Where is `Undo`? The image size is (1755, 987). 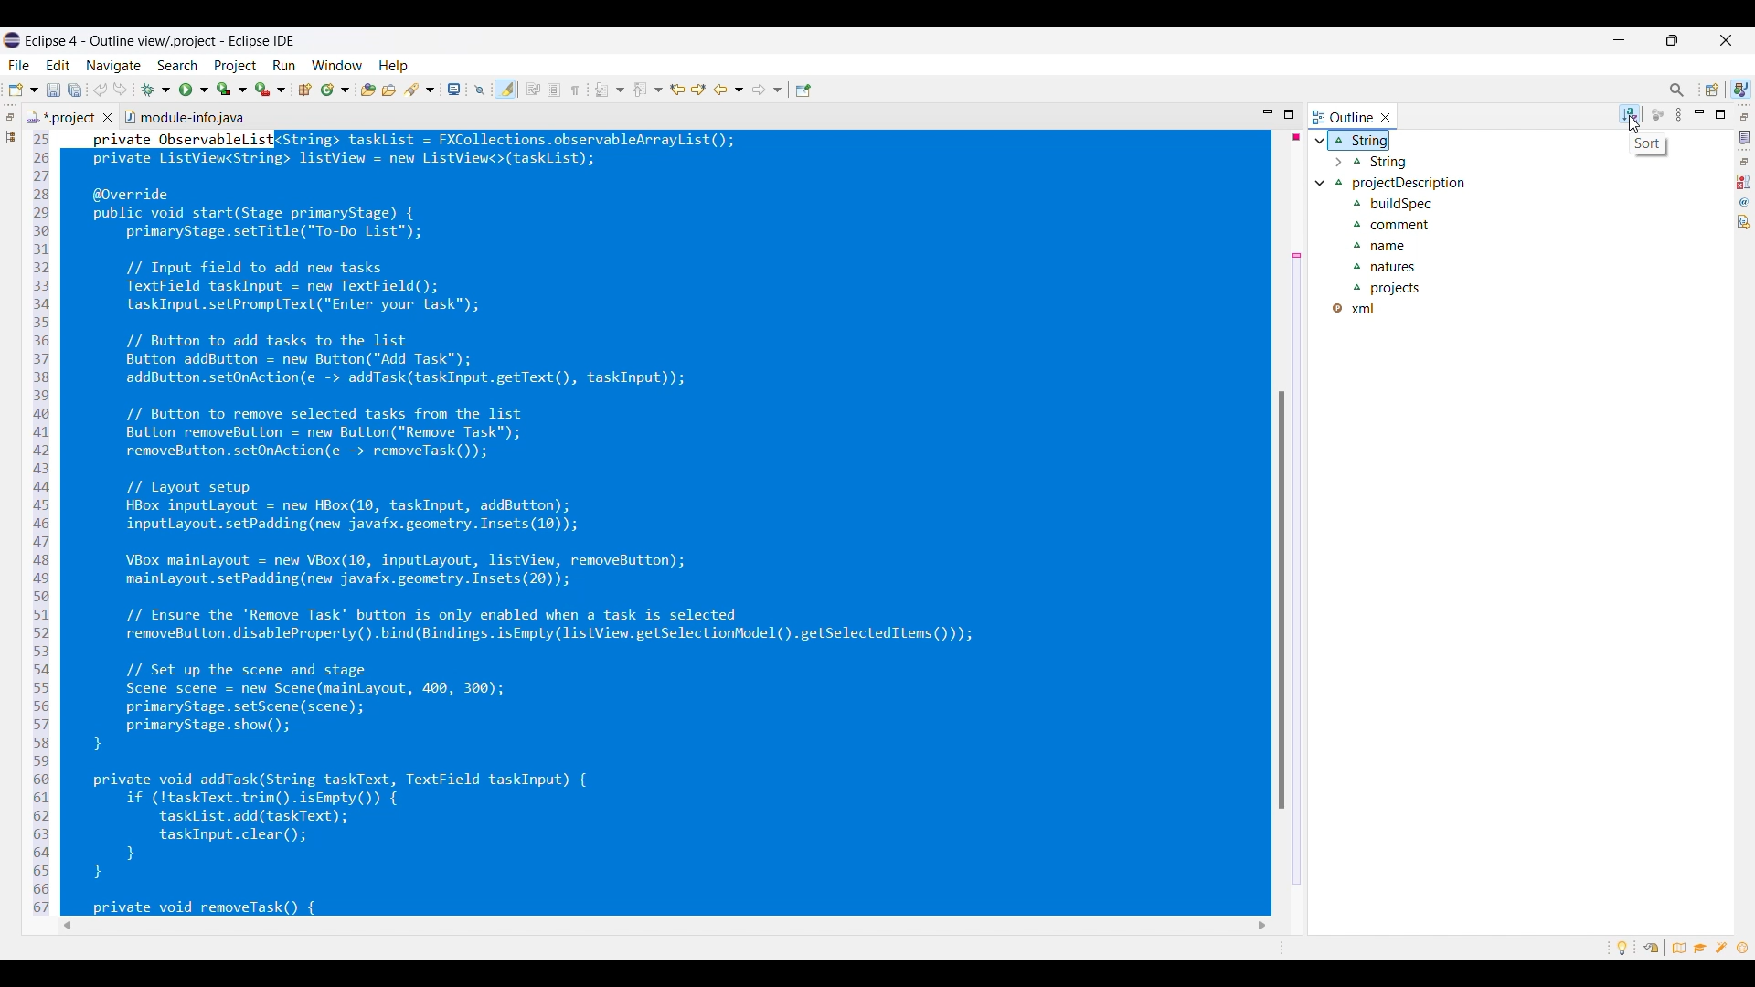
Undo is located at coordinates (101, 89).